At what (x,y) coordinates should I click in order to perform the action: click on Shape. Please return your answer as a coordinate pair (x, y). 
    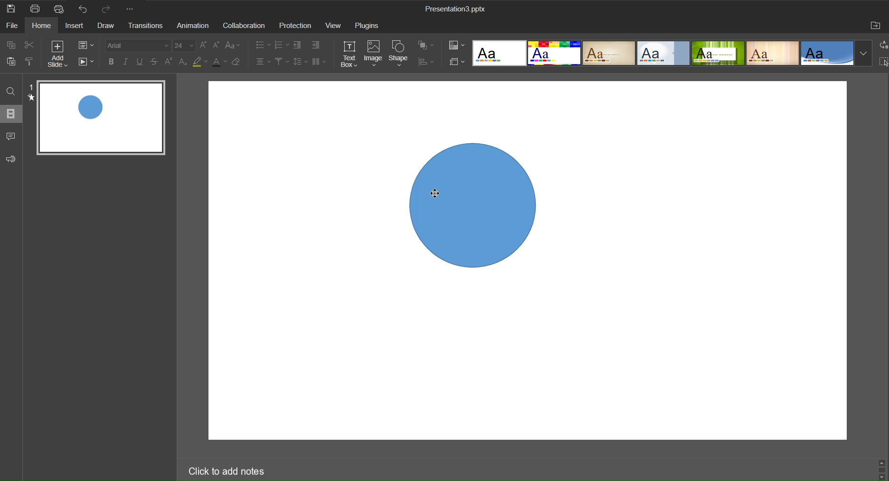
    Looking at the image, I should click on (400, 54).